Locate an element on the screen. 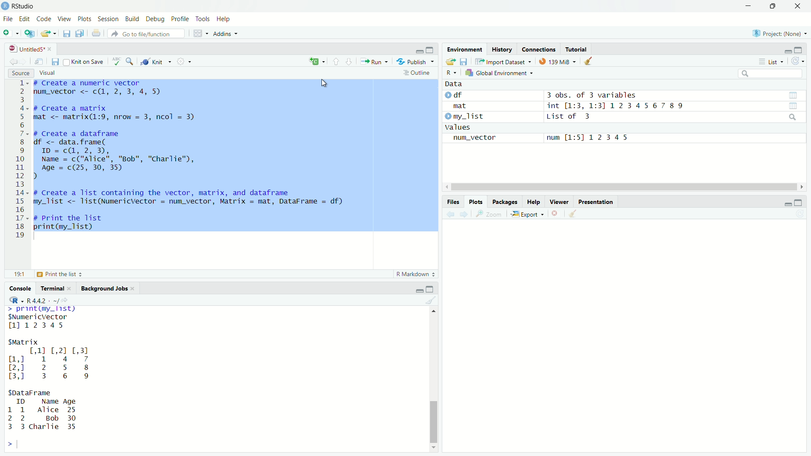  minimise is located at coordinates (741, 8).